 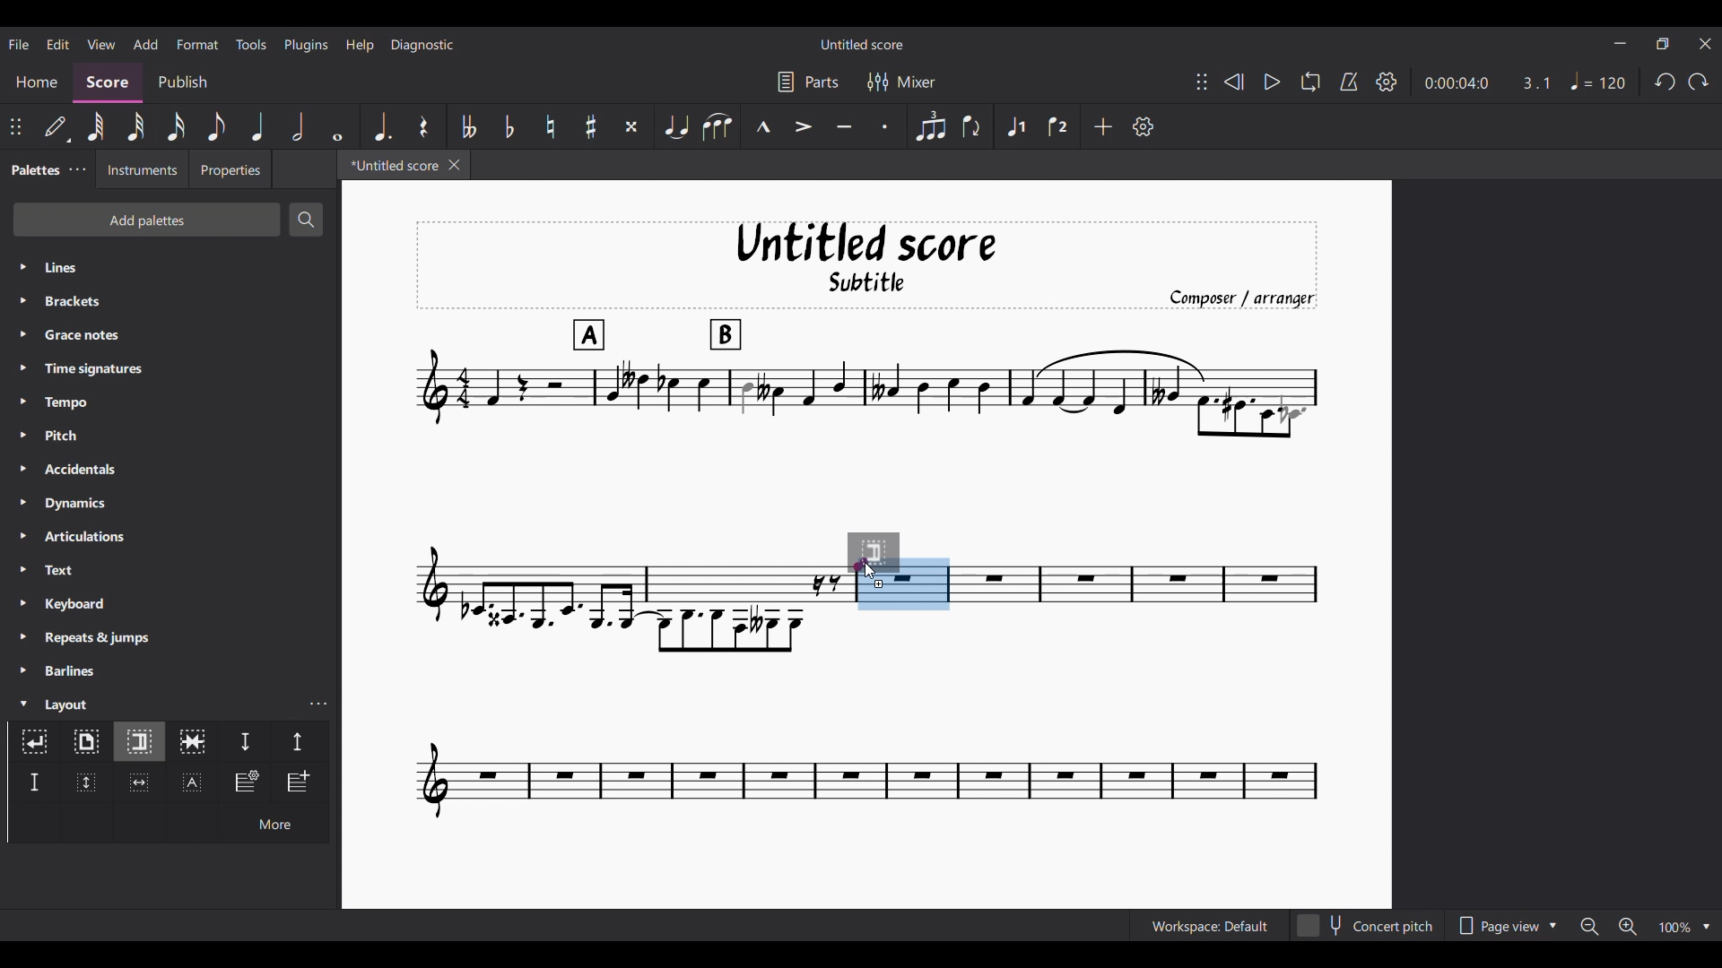 I want to click on Tuplet, so click(x=932, y=126).